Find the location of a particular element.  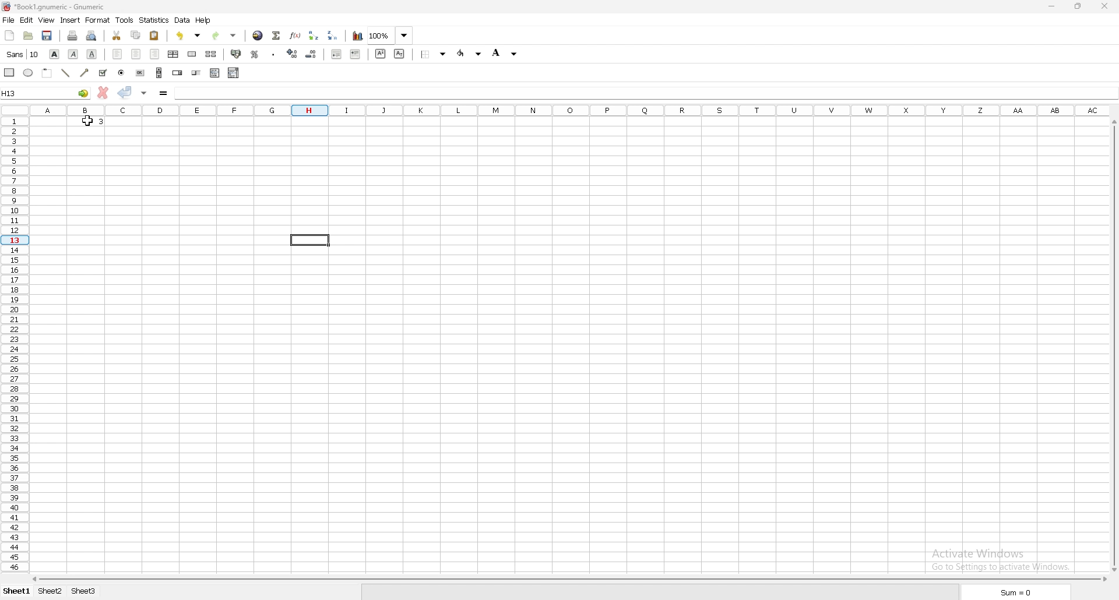

accept changes is located at coordinates (125, 93).